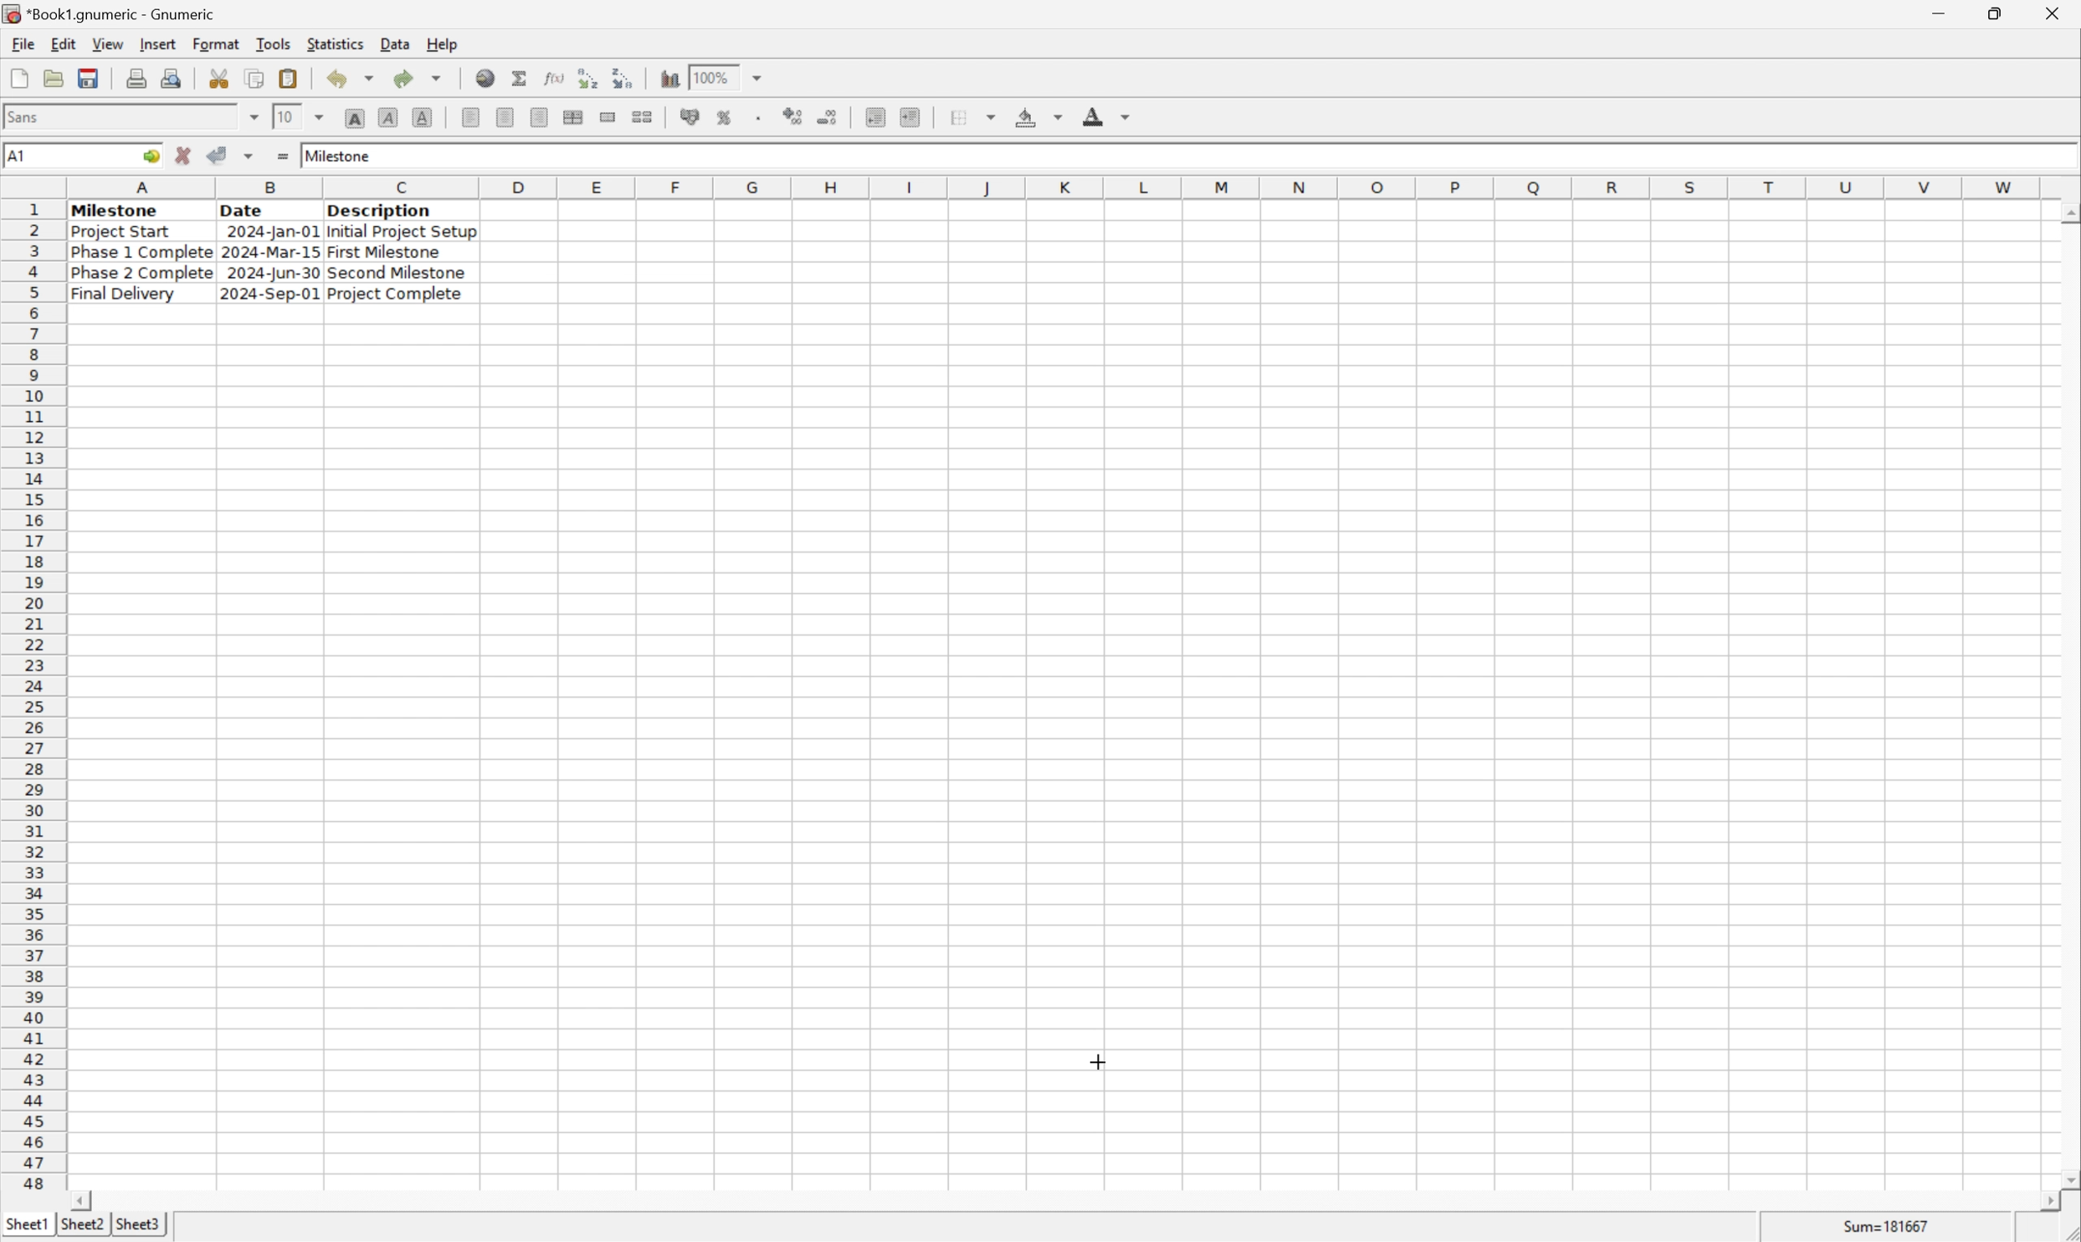 The width and height of the screenshot is (2081, 1242). Describe the element at coordinates (354, 119) in the screenshot. I see `bold` at that location.